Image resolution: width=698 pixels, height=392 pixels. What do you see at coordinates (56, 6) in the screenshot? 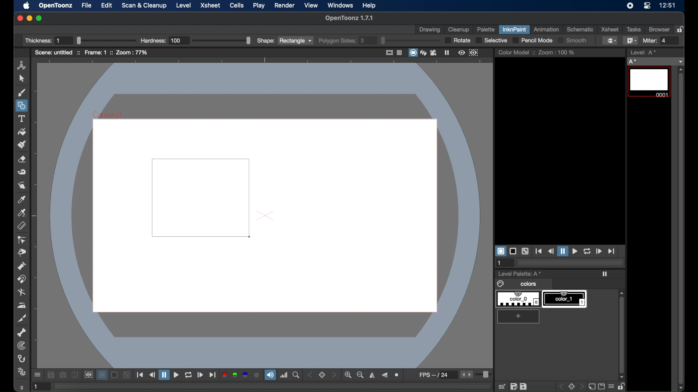
I see `opentoonz` at bounding box center [56, 6].